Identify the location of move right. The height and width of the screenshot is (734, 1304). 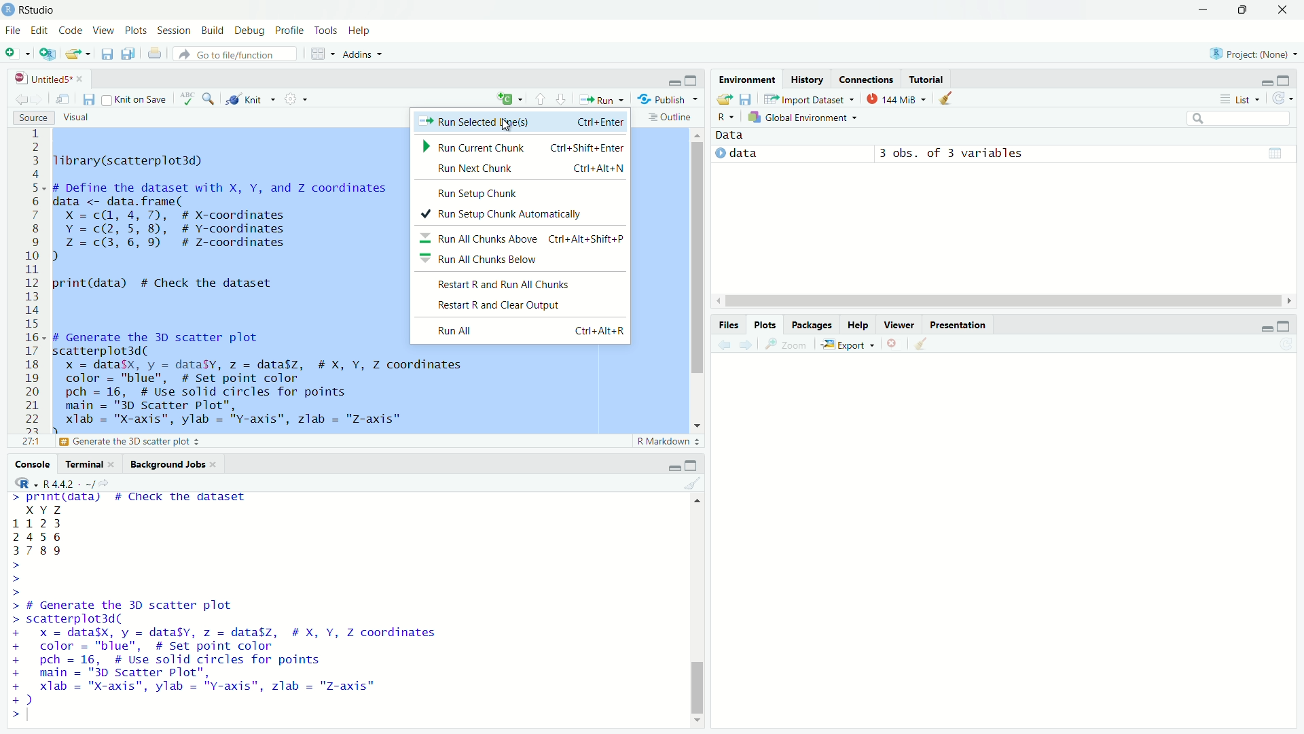
(1292, 299).